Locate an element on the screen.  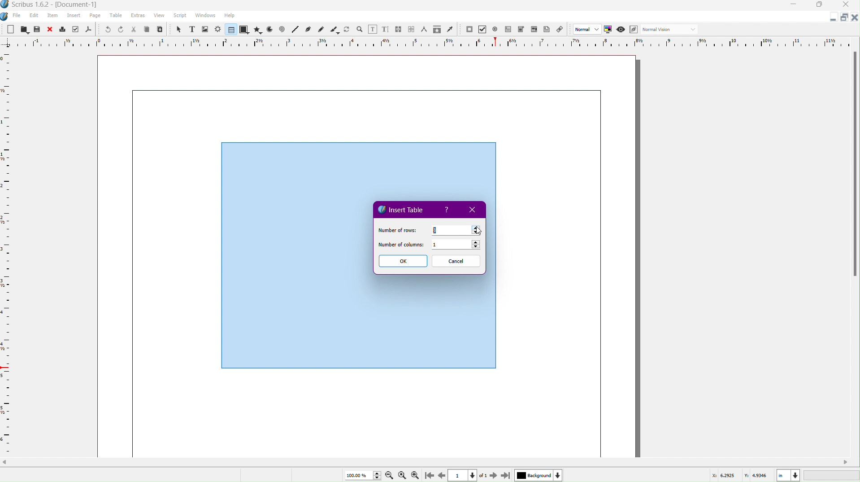
Copy Item Properties is located at coordinates (436, 30).